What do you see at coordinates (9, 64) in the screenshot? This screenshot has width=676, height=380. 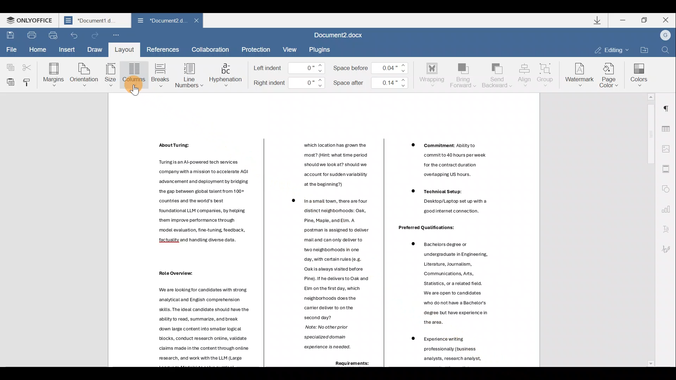 I see `Copy` at bounding box center [9, 64].